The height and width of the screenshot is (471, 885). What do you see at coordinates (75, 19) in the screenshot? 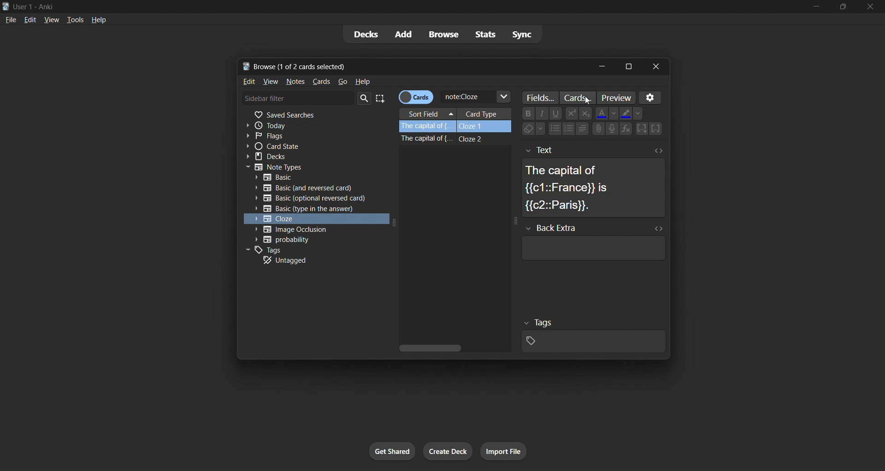
I see `tools` at bounding box center [75, 19].